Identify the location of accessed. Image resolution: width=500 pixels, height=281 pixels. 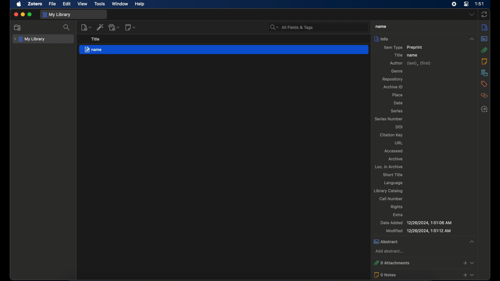
(393, 151).